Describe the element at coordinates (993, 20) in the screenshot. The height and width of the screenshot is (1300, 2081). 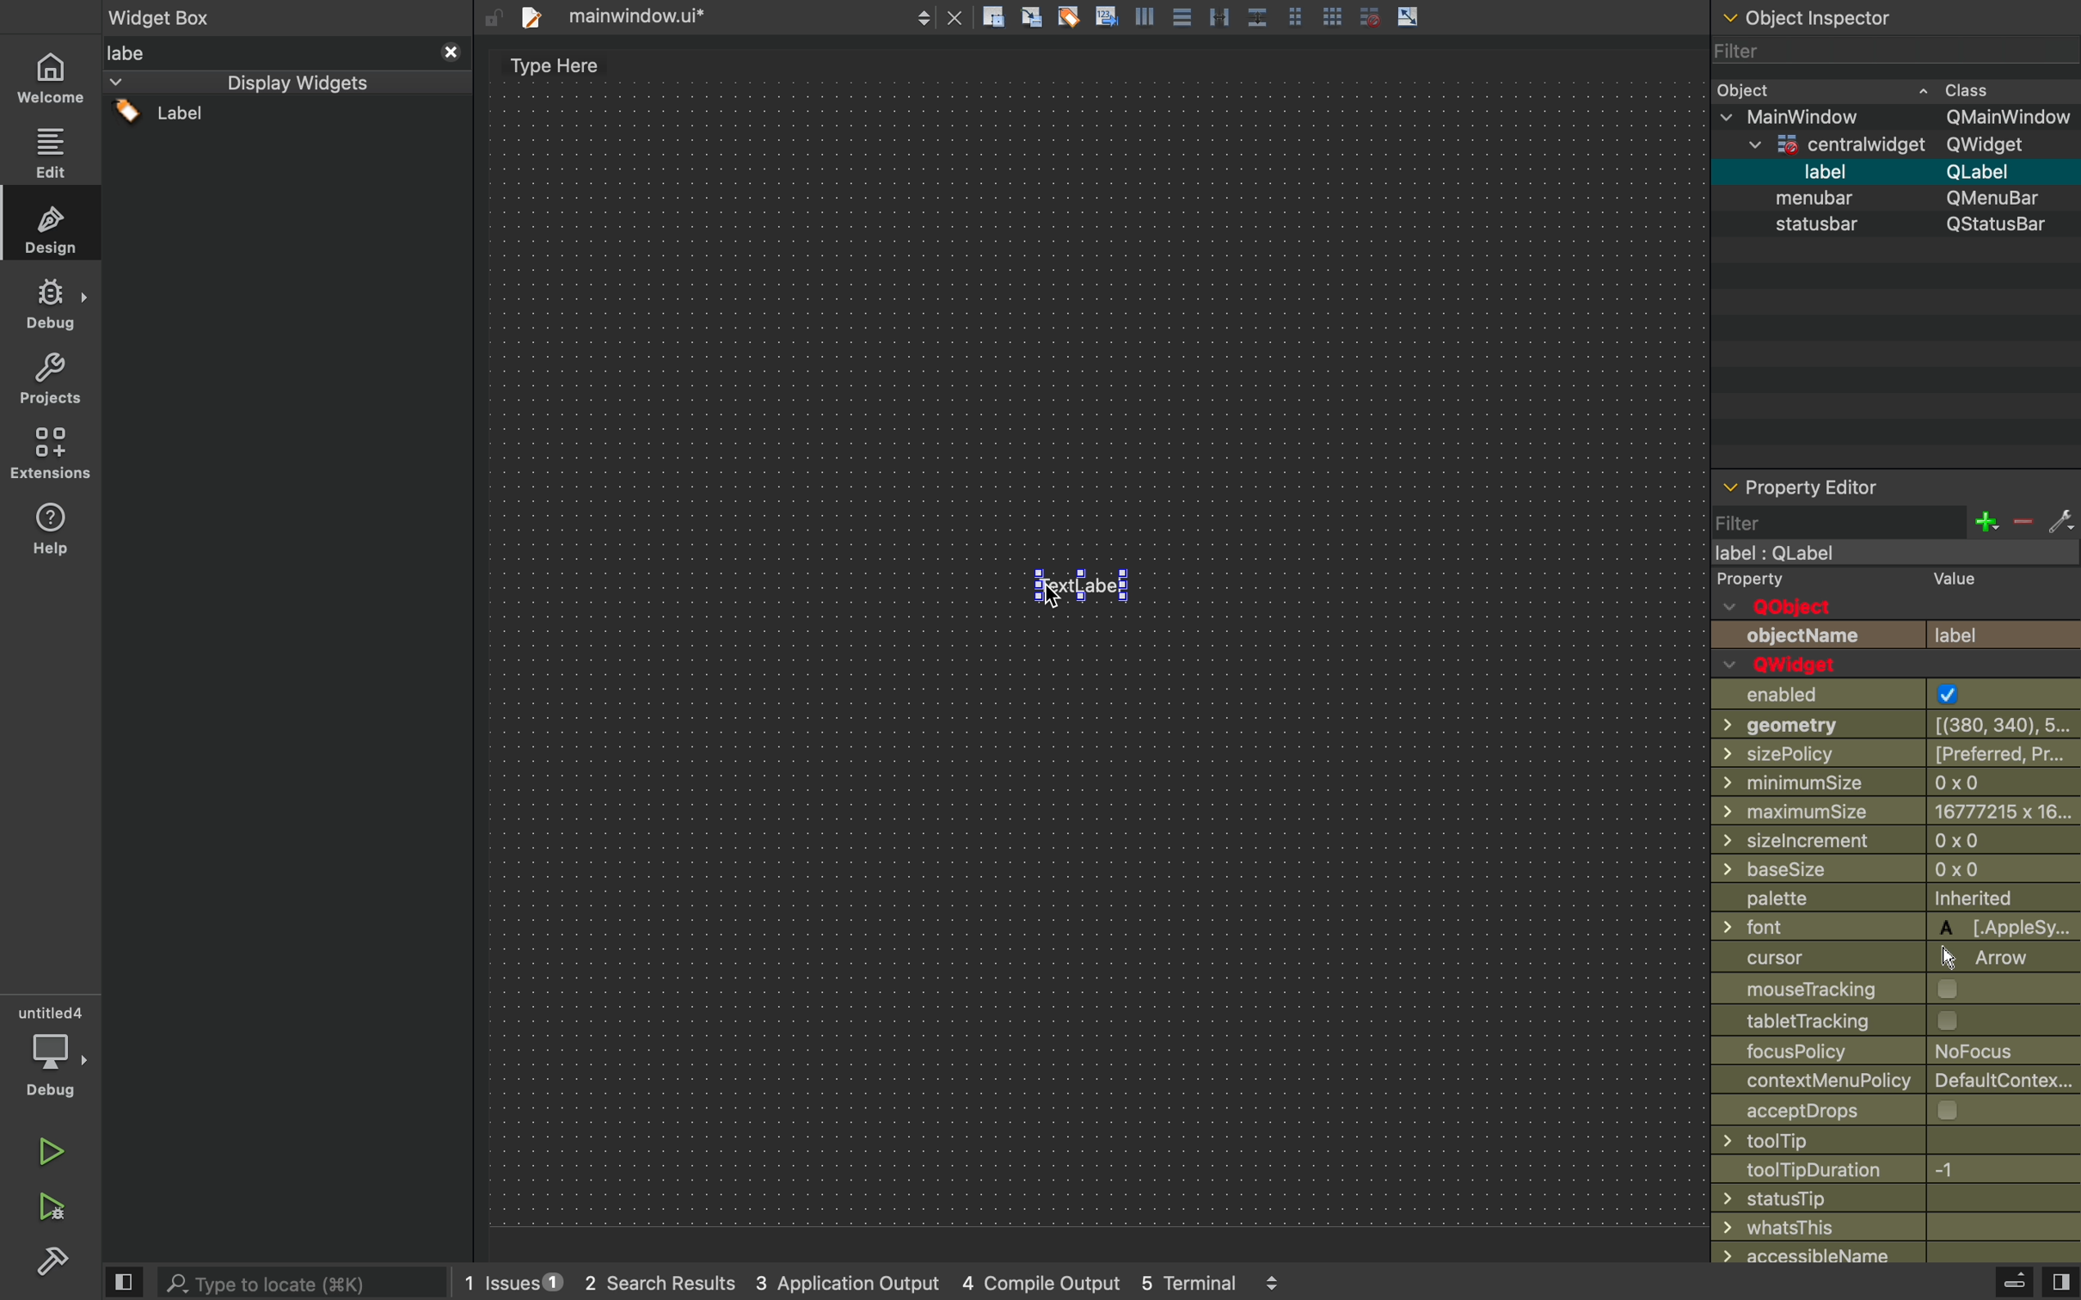
I see `file actions` at that location.